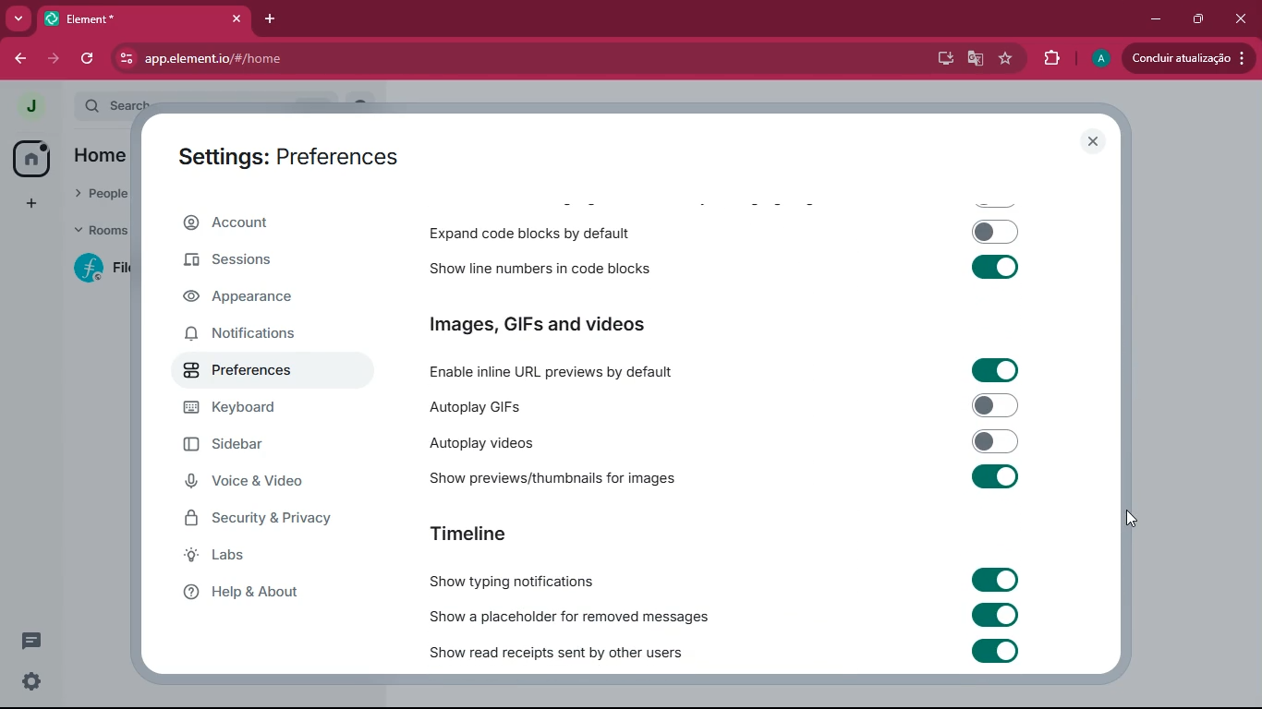 This screenshot has height=709, width=1262. Describe the element at coordinates (18, 61) in the screenshot. I see `back` at that location.